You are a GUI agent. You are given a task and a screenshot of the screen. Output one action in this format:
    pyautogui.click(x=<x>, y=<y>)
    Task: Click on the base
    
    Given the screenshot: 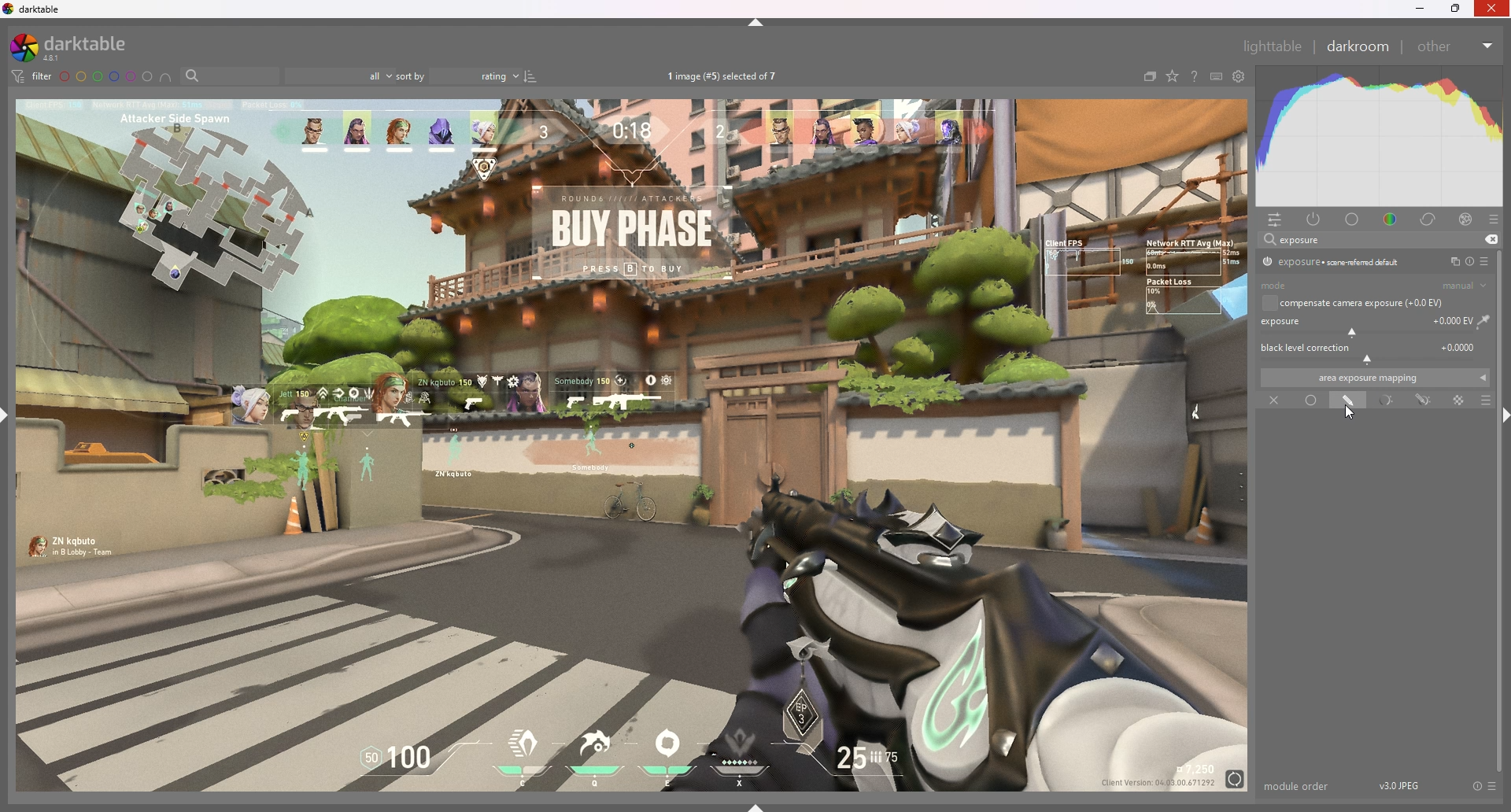 What is the action you would take?
    pyautogui.click(x=1353, y=220)
    